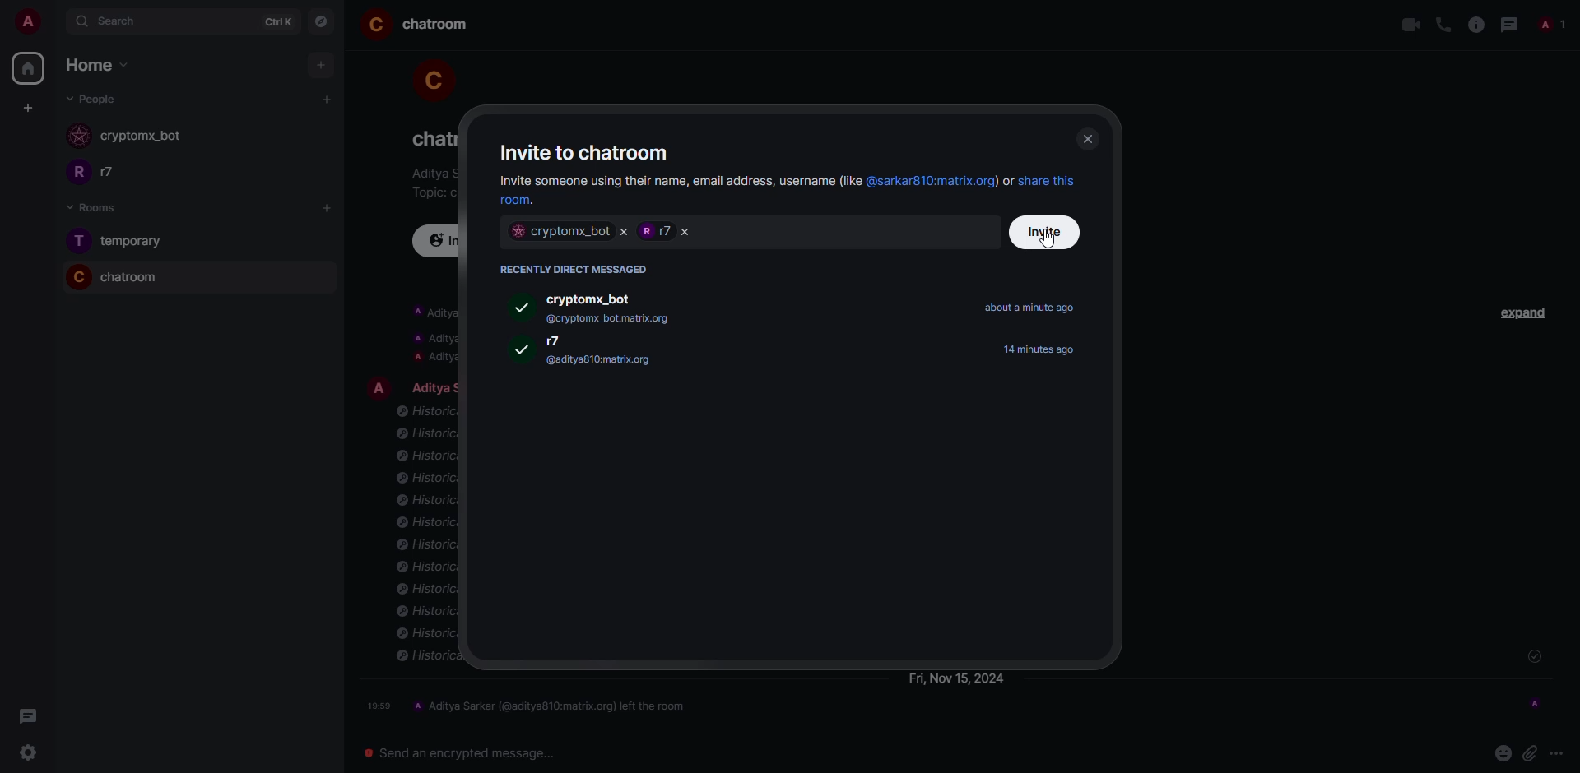  What do you see at coordinates (1475, 25) in the screenshot?
I see `info` at bounding box center [1475, 25].